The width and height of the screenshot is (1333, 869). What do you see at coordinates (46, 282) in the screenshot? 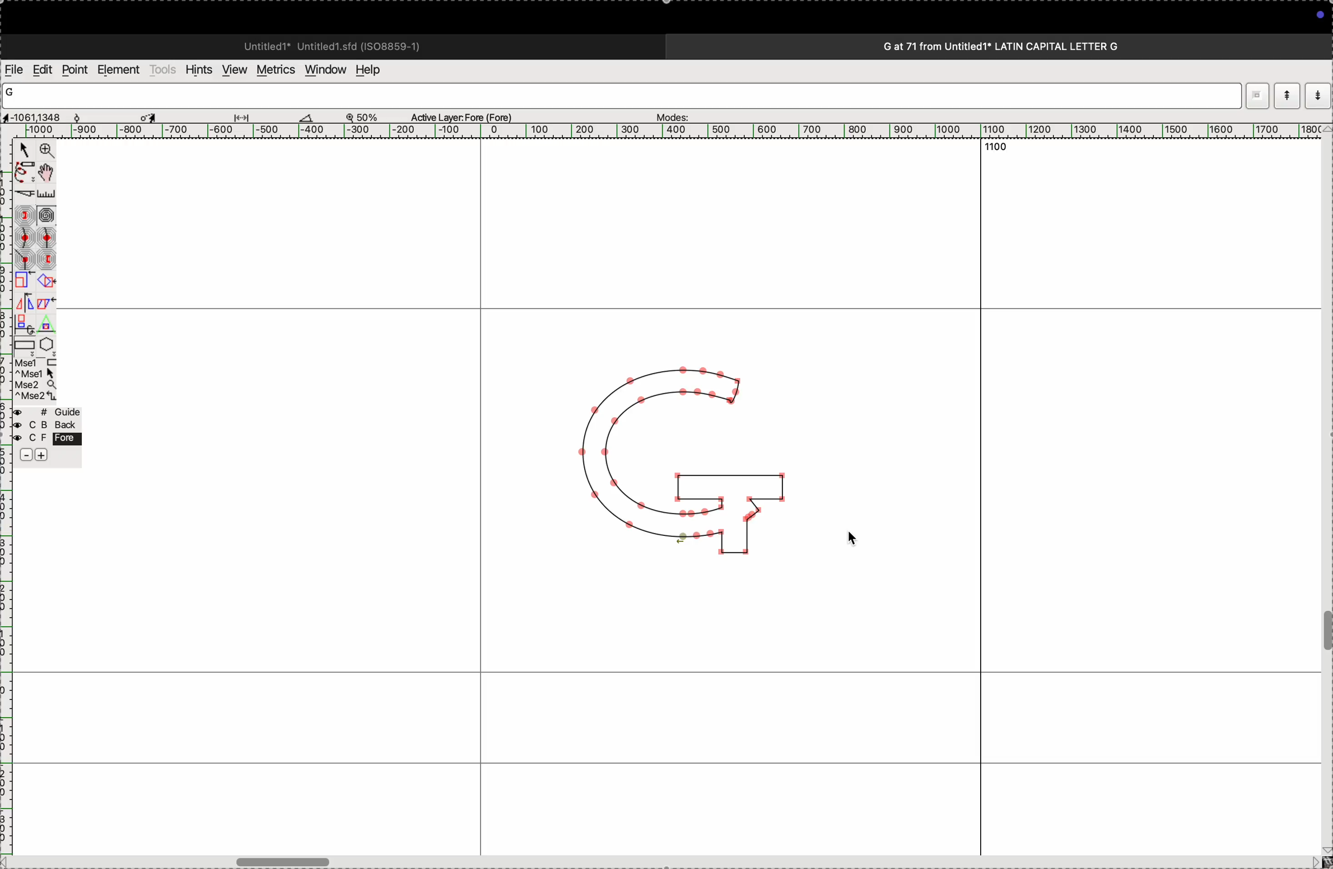
I see `rotate` at bounding box center [46, 282].